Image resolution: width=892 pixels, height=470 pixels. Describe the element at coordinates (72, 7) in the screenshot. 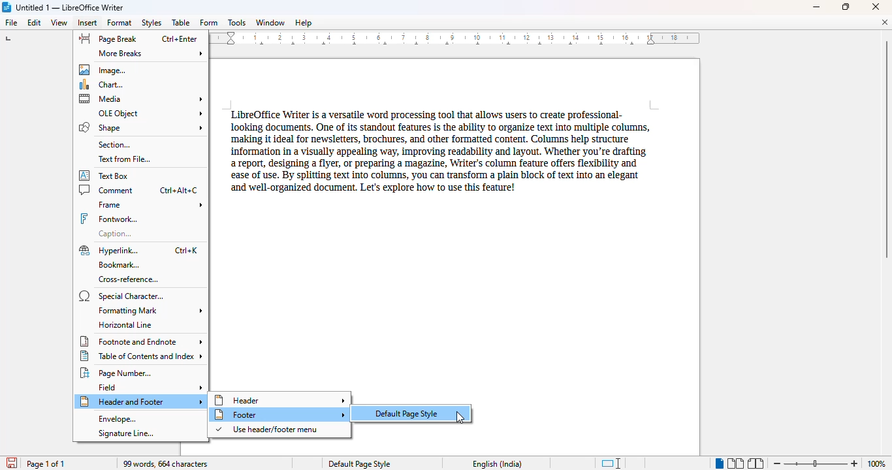

I see `Untitled 1 -- LibreOffice Writer` at that location.